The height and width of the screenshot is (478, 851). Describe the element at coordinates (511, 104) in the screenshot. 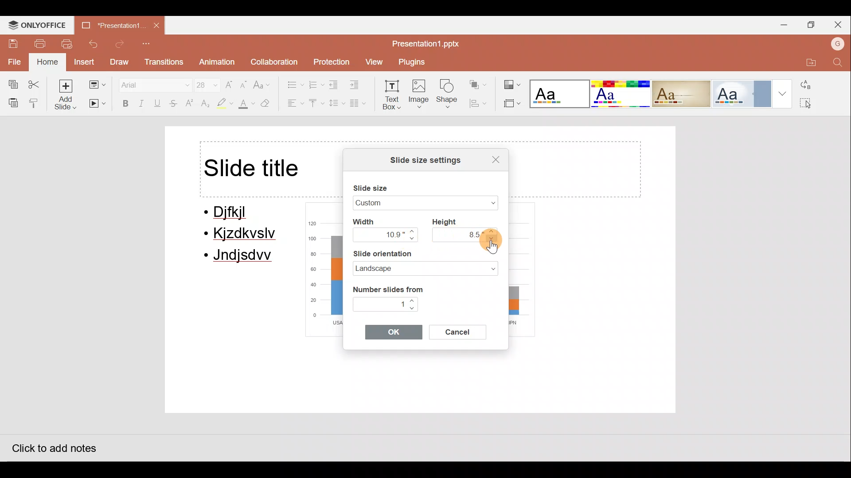

I see `Select slide size` at that location.